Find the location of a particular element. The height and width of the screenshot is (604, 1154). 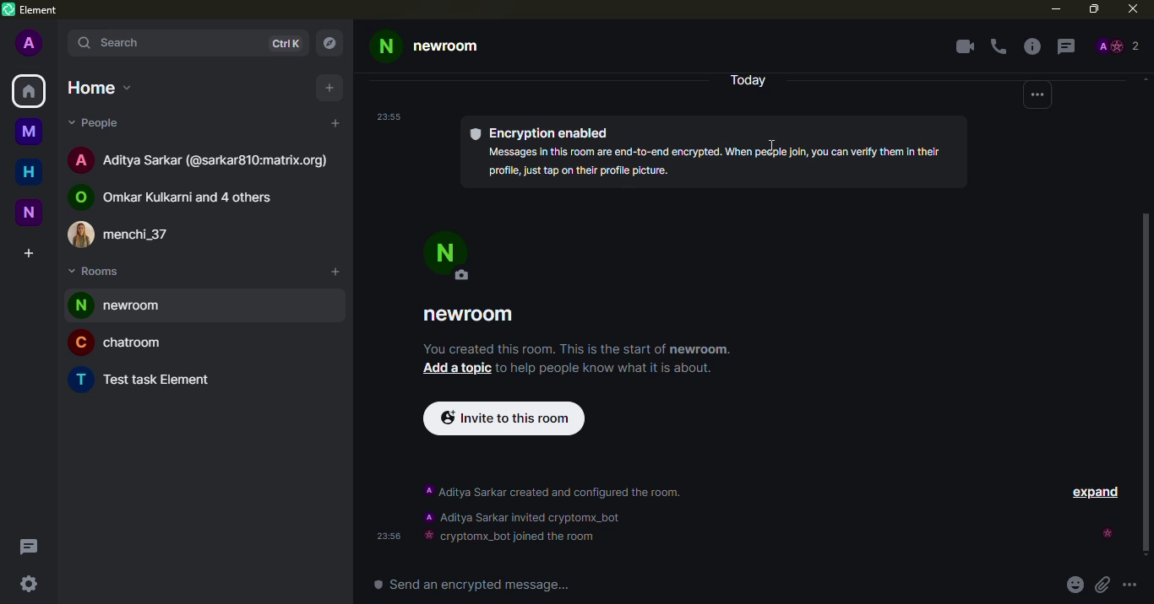

add is located at coordinates (335, 271).